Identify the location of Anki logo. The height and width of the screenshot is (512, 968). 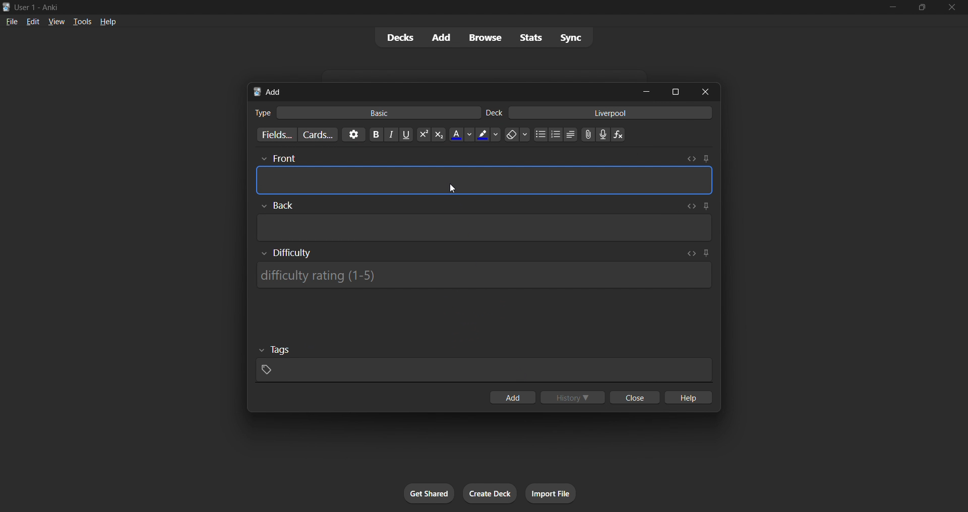
(257, 92).